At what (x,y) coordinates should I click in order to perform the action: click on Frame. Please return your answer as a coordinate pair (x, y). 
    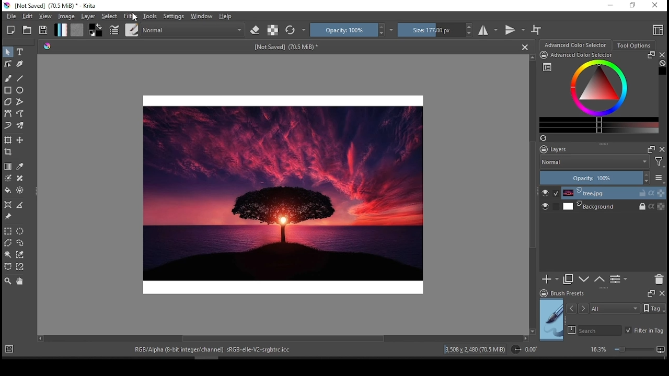
    Looking at the image, I should click on (649, 150).